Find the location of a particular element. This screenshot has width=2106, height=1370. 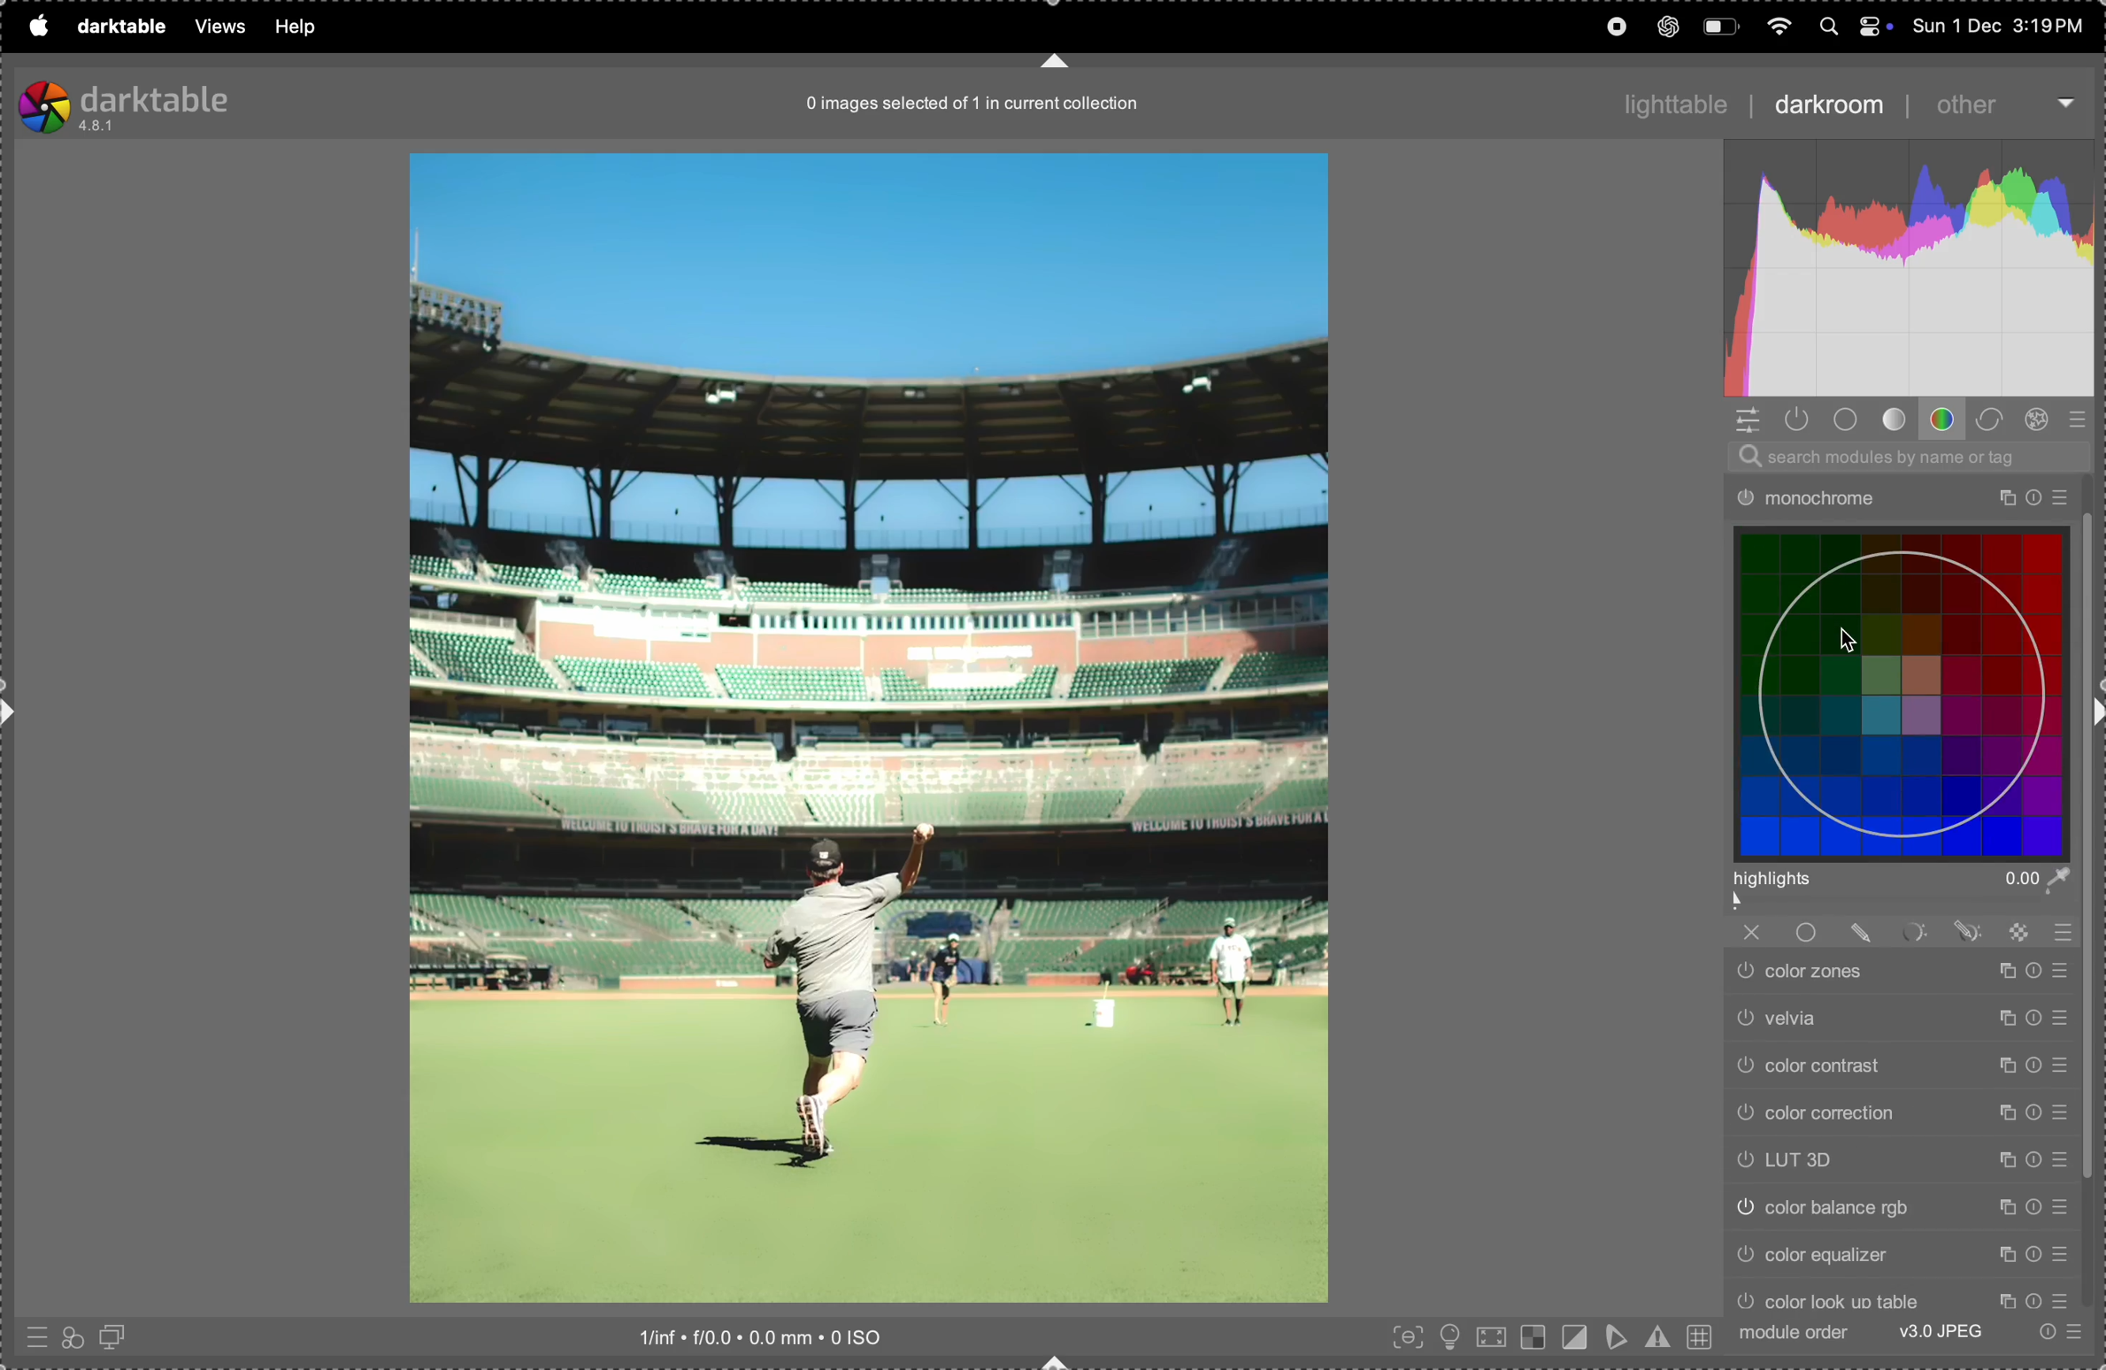

base is located at coordinates (1849, 420).